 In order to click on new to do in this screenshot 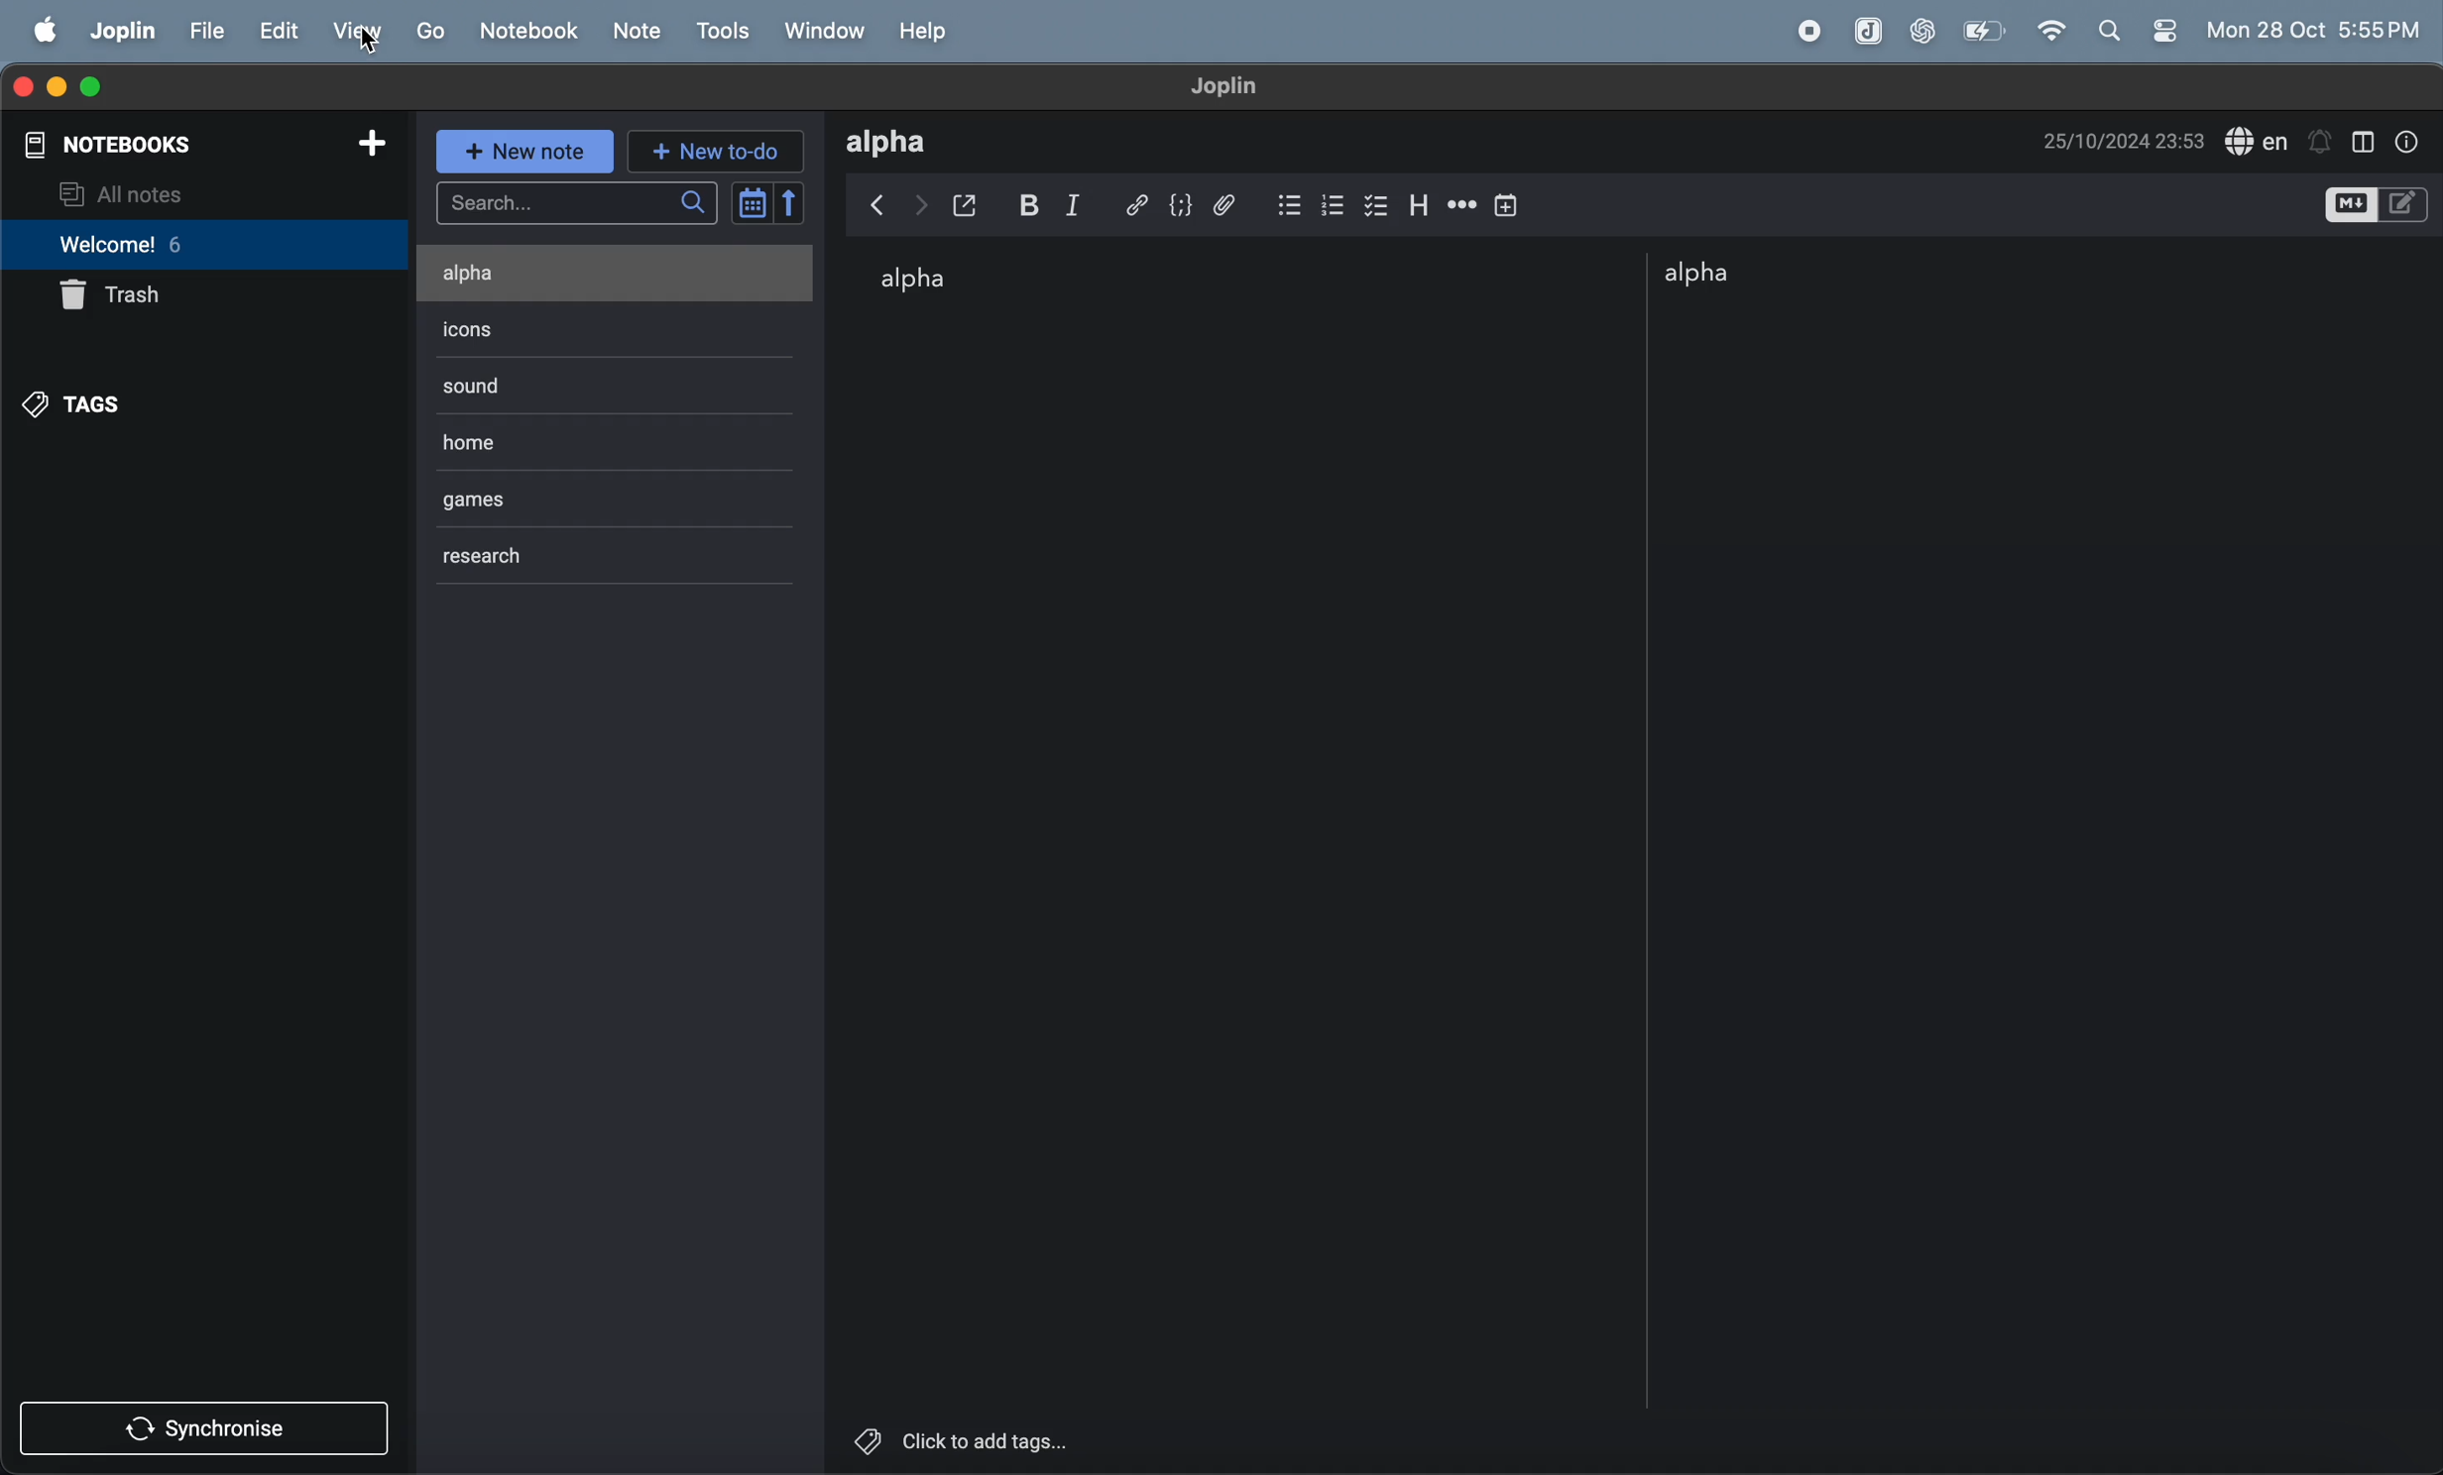, I will do `click(712, 153)`.